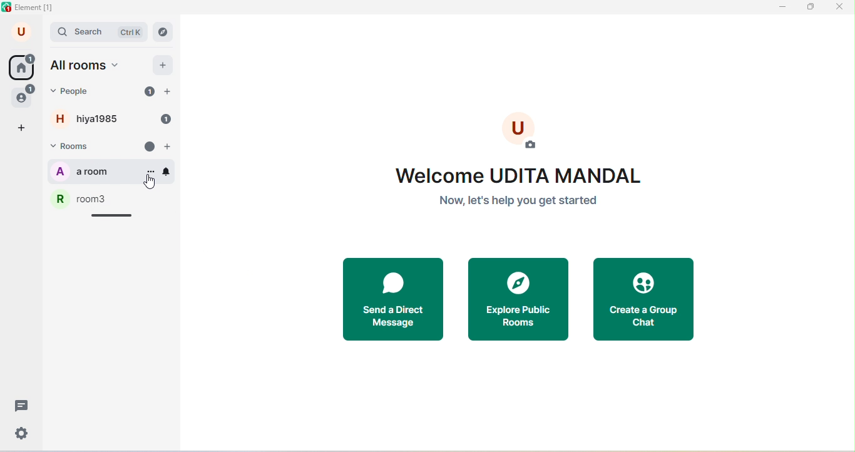 The width and height of the screenshot is (855, 452). Describe the element at coordinates (23, 433) in the screenshot. I see `quick settings` at that location.